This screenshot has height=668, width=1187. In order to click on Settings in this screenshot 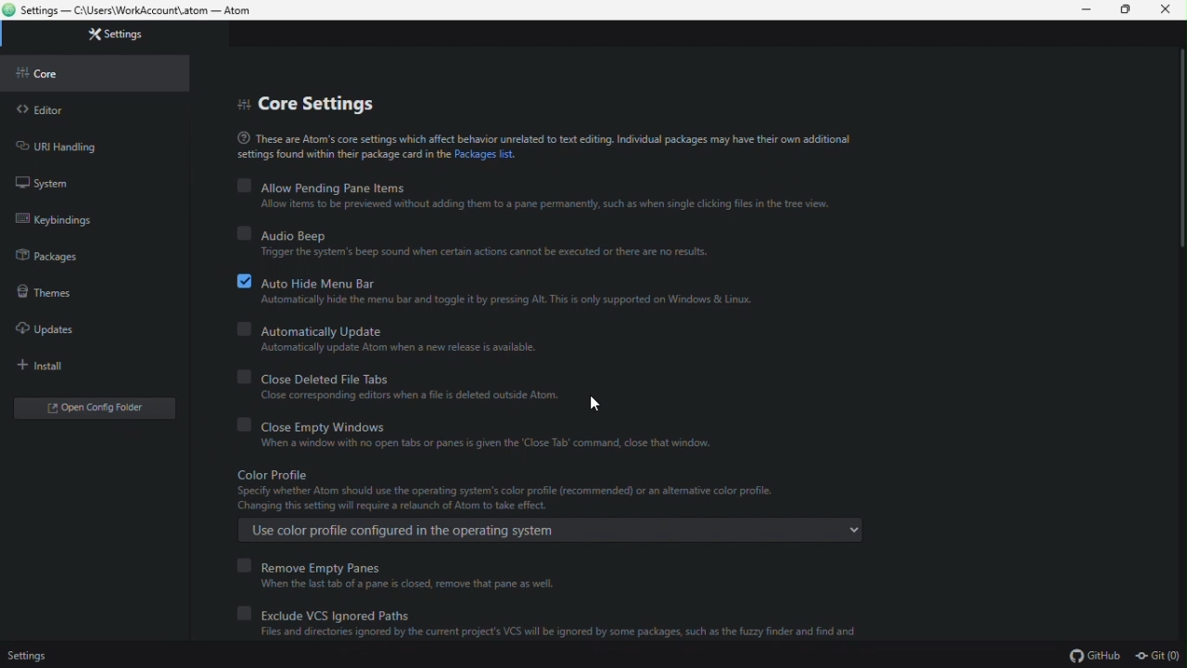, I will do `click(110, 34)`.